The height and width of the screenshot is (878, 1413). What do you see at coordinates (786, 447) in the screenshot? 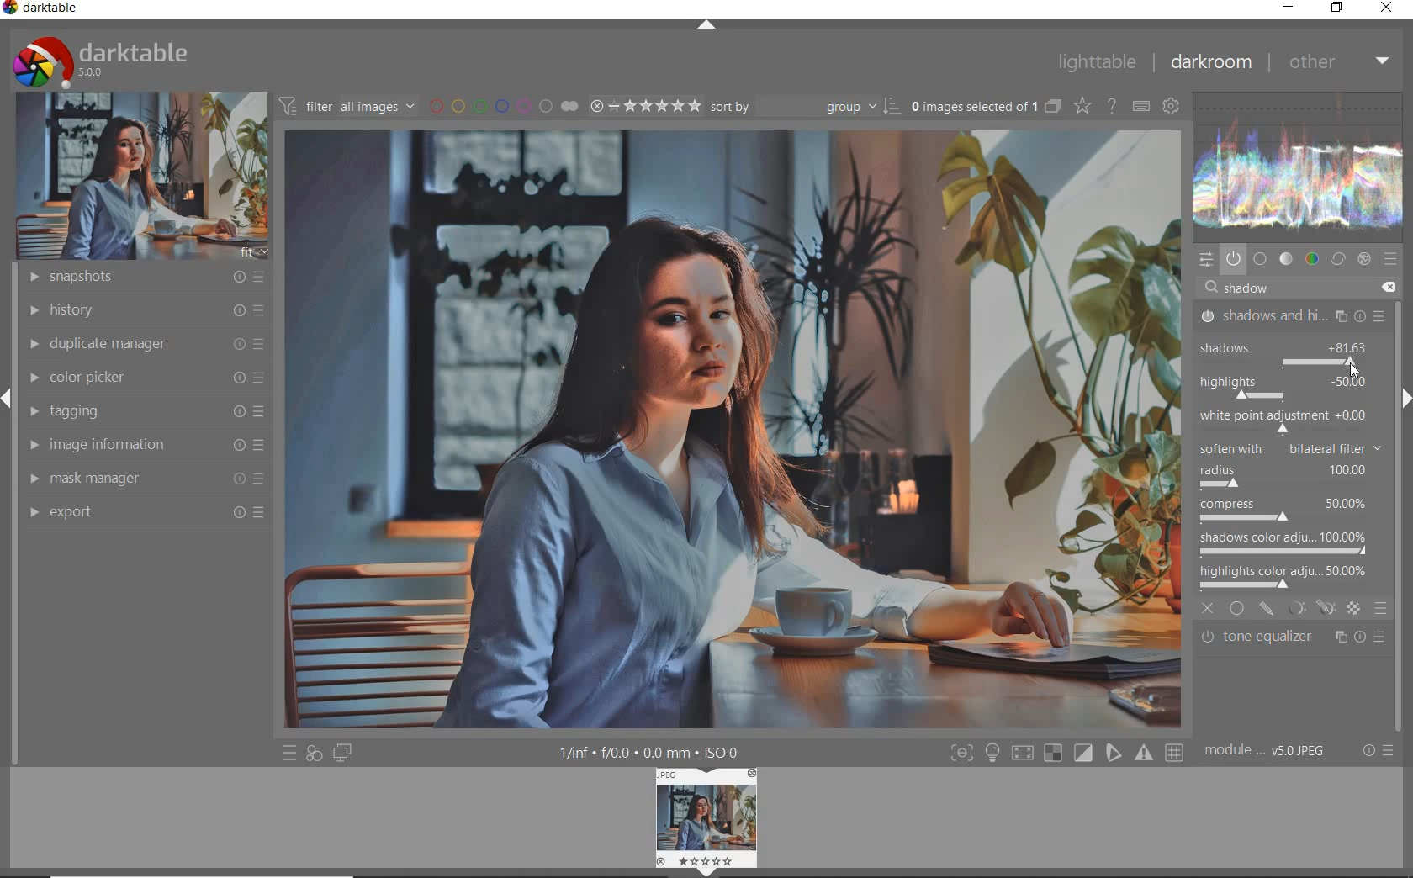
I see `lost detail in shadow areas recovered` at bounding box center [786, 447].